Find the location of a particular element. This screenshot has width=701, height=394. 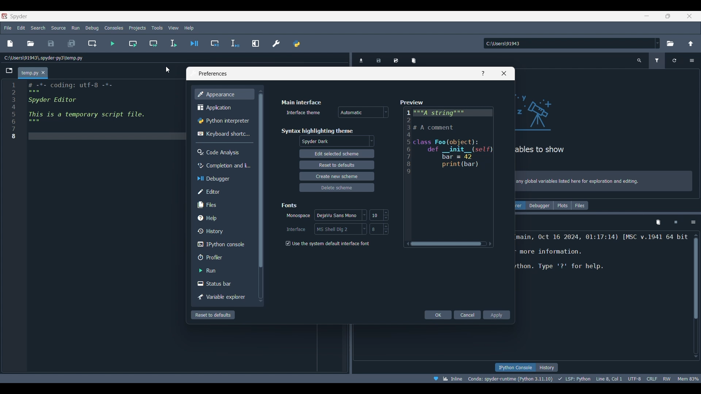

automatic is located at coordinates (362, 112).